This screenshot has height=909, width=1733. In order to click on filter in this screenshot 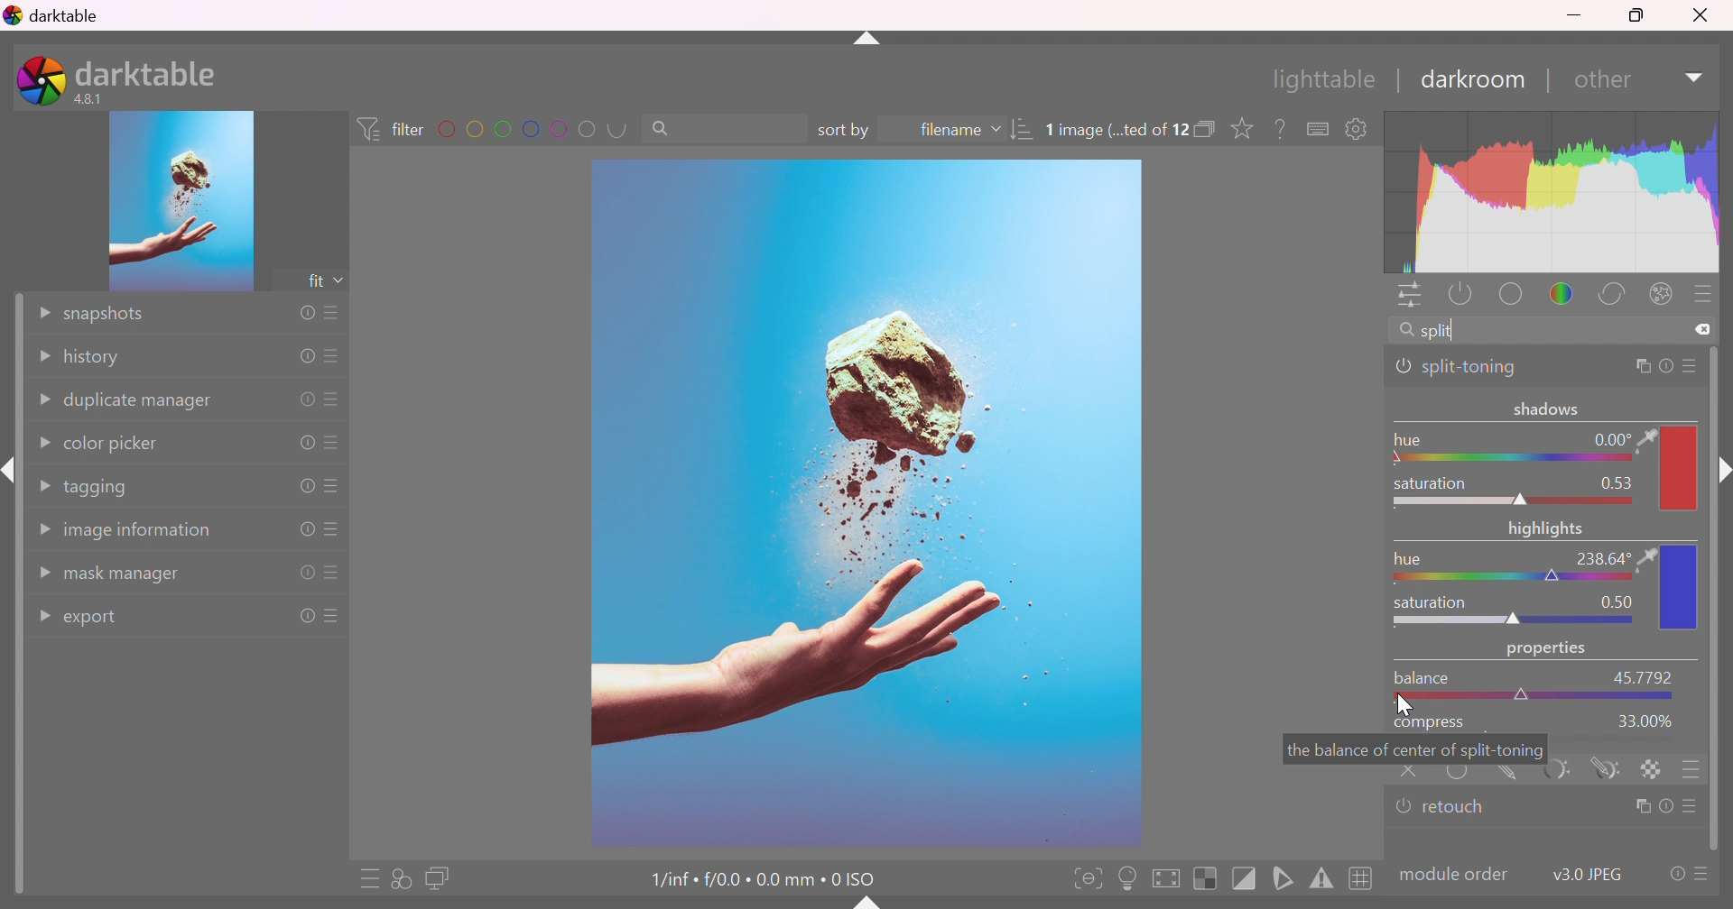, I will do `click(388, 126)`.